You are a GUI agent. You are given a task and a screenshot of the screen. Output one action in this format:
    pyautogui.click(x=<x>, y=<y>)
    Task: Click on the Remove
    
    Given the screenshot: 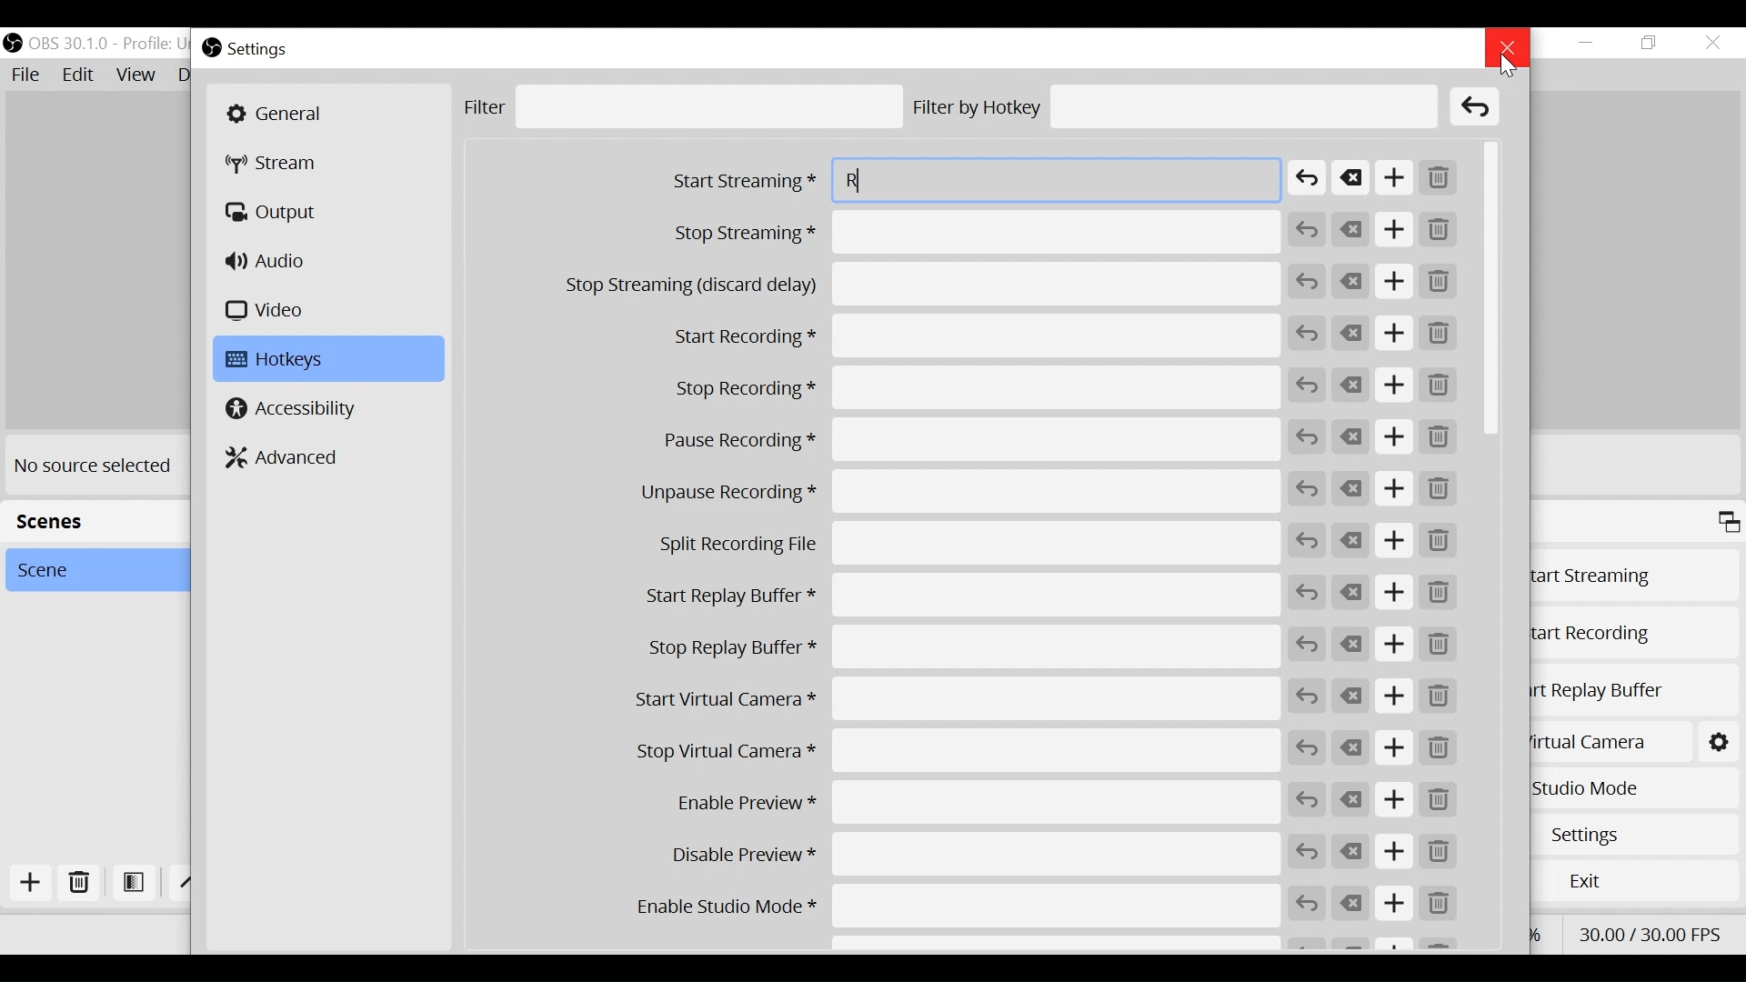 What is the action you would take?
    pyautogui.click(x=1442, y=334)
    